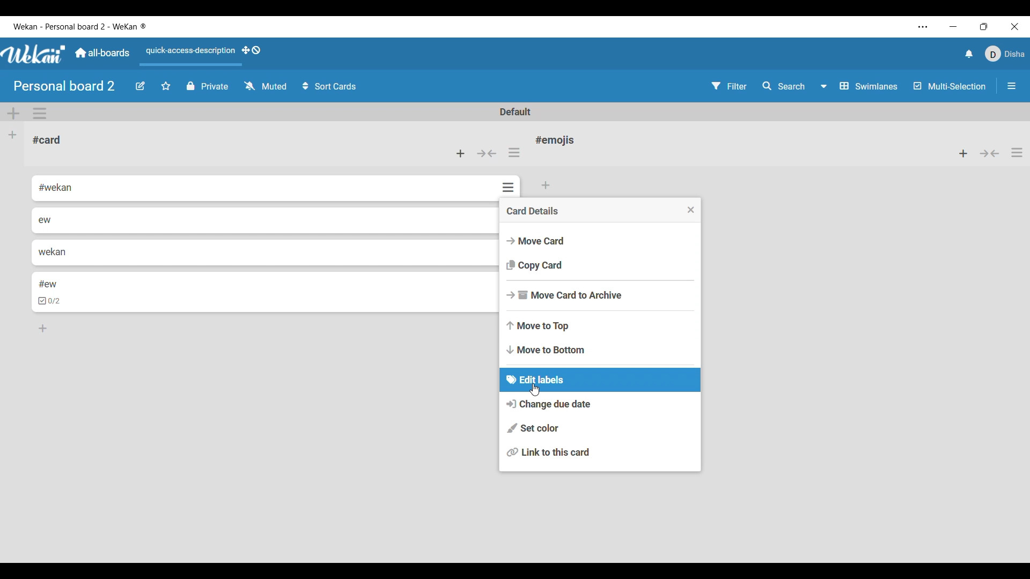  I want to click on checkbox , so click(50, 301).